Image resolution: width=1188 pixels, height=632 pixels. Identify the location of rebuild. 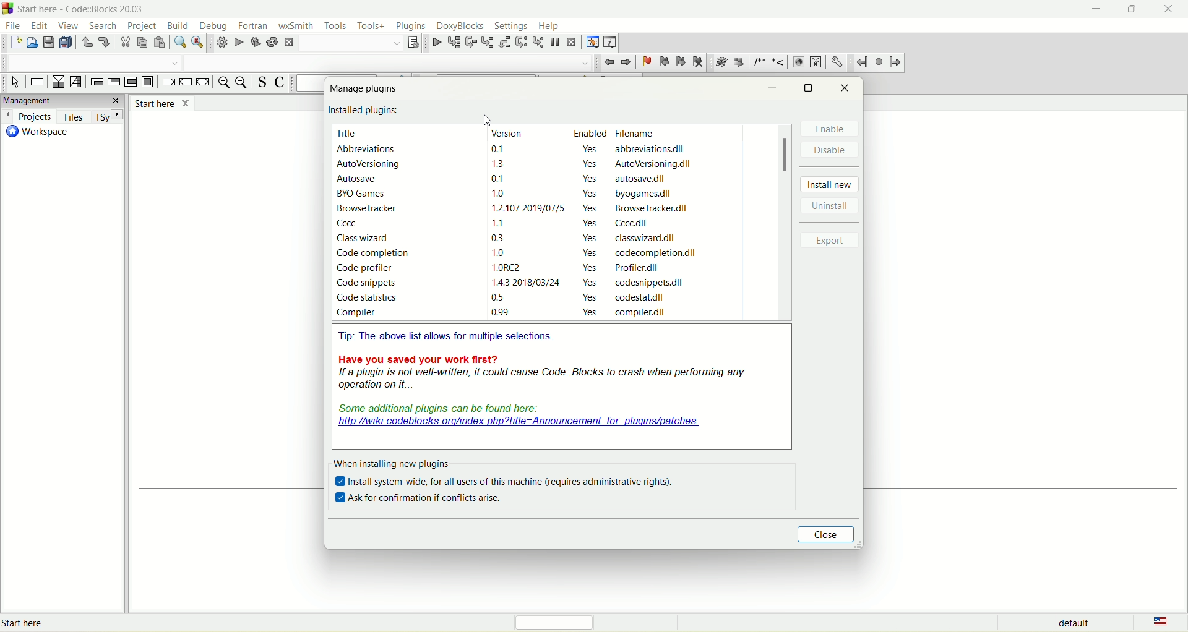
(273, 42).